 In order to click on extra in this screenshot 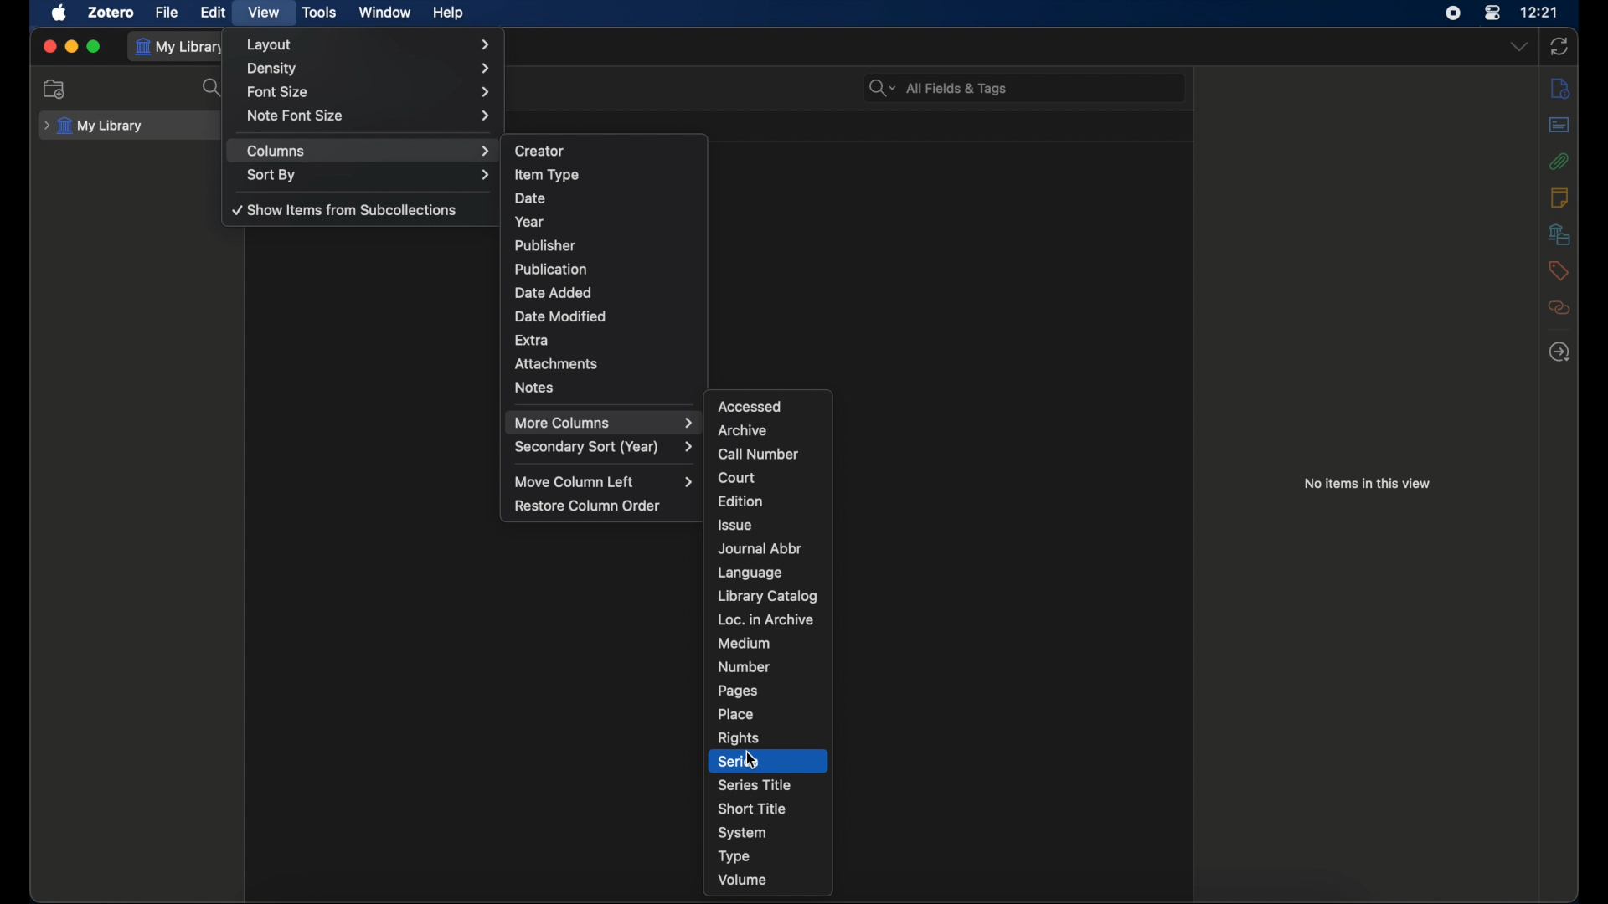, I will do `click(531, 341)`.